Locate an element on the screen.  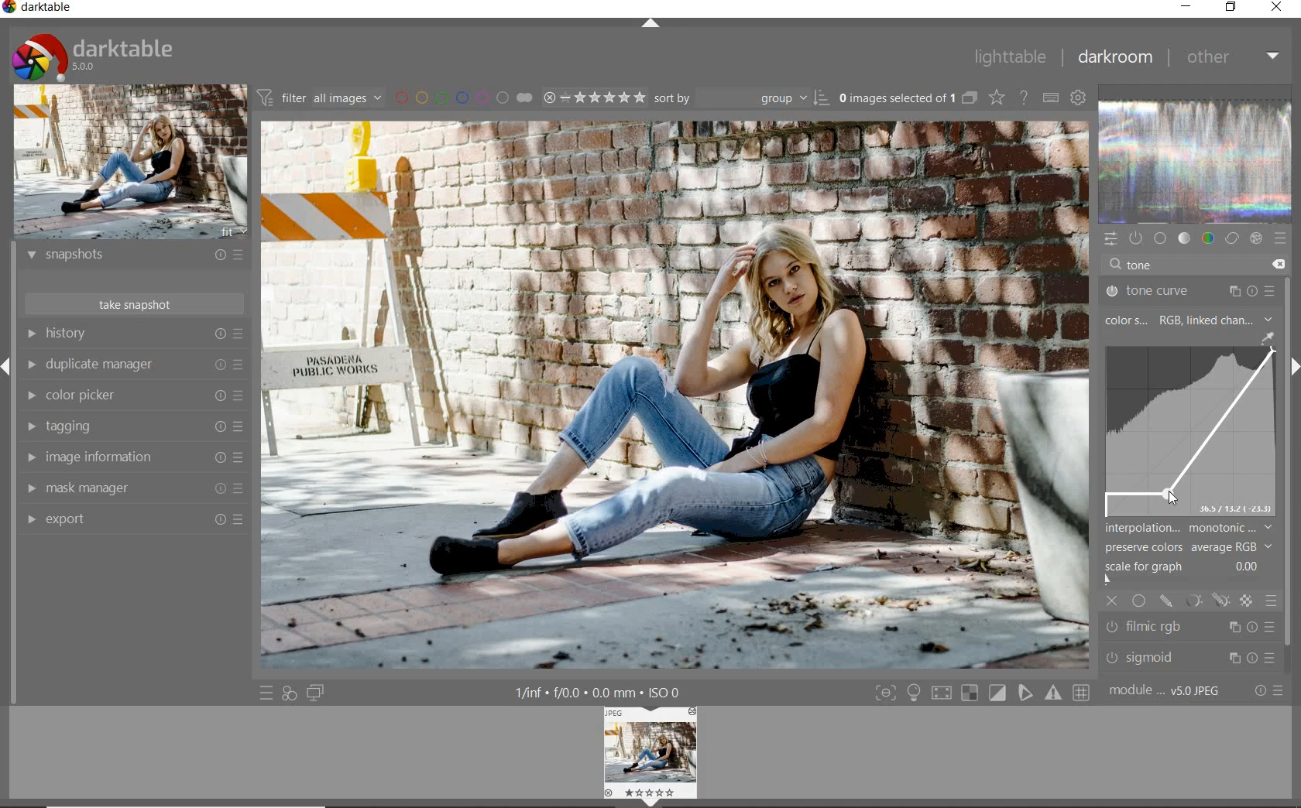
scrollbar is located at coordinates (1292, 464).